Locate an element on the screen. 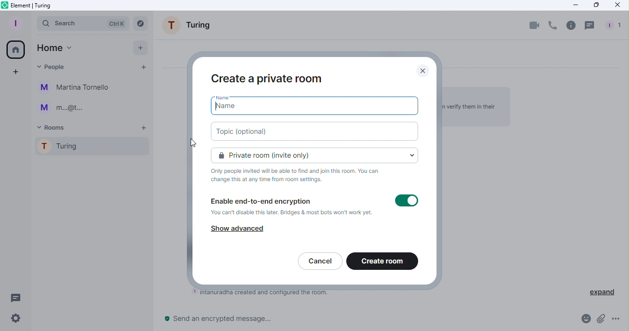 This screenshot has width=629, height=331. Name is located at coordinates (227, 98).